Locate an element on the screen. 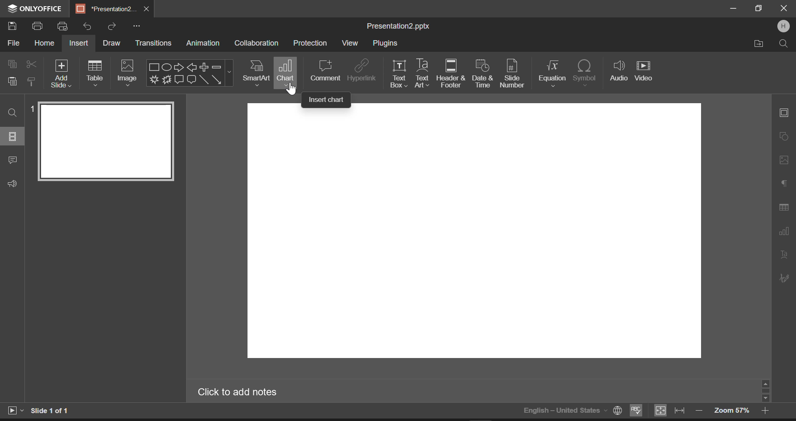  View is located at coordinates (350, 43).